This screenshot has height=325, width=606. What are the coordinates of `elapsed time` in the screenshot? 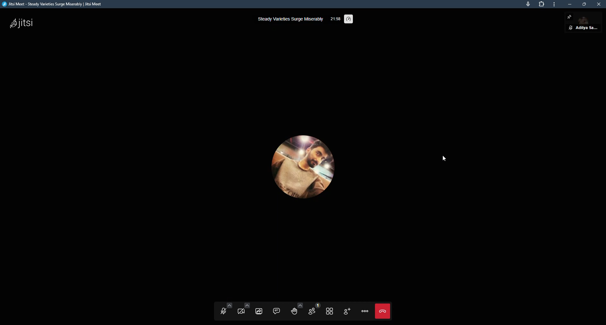 It's located at (336, 19).